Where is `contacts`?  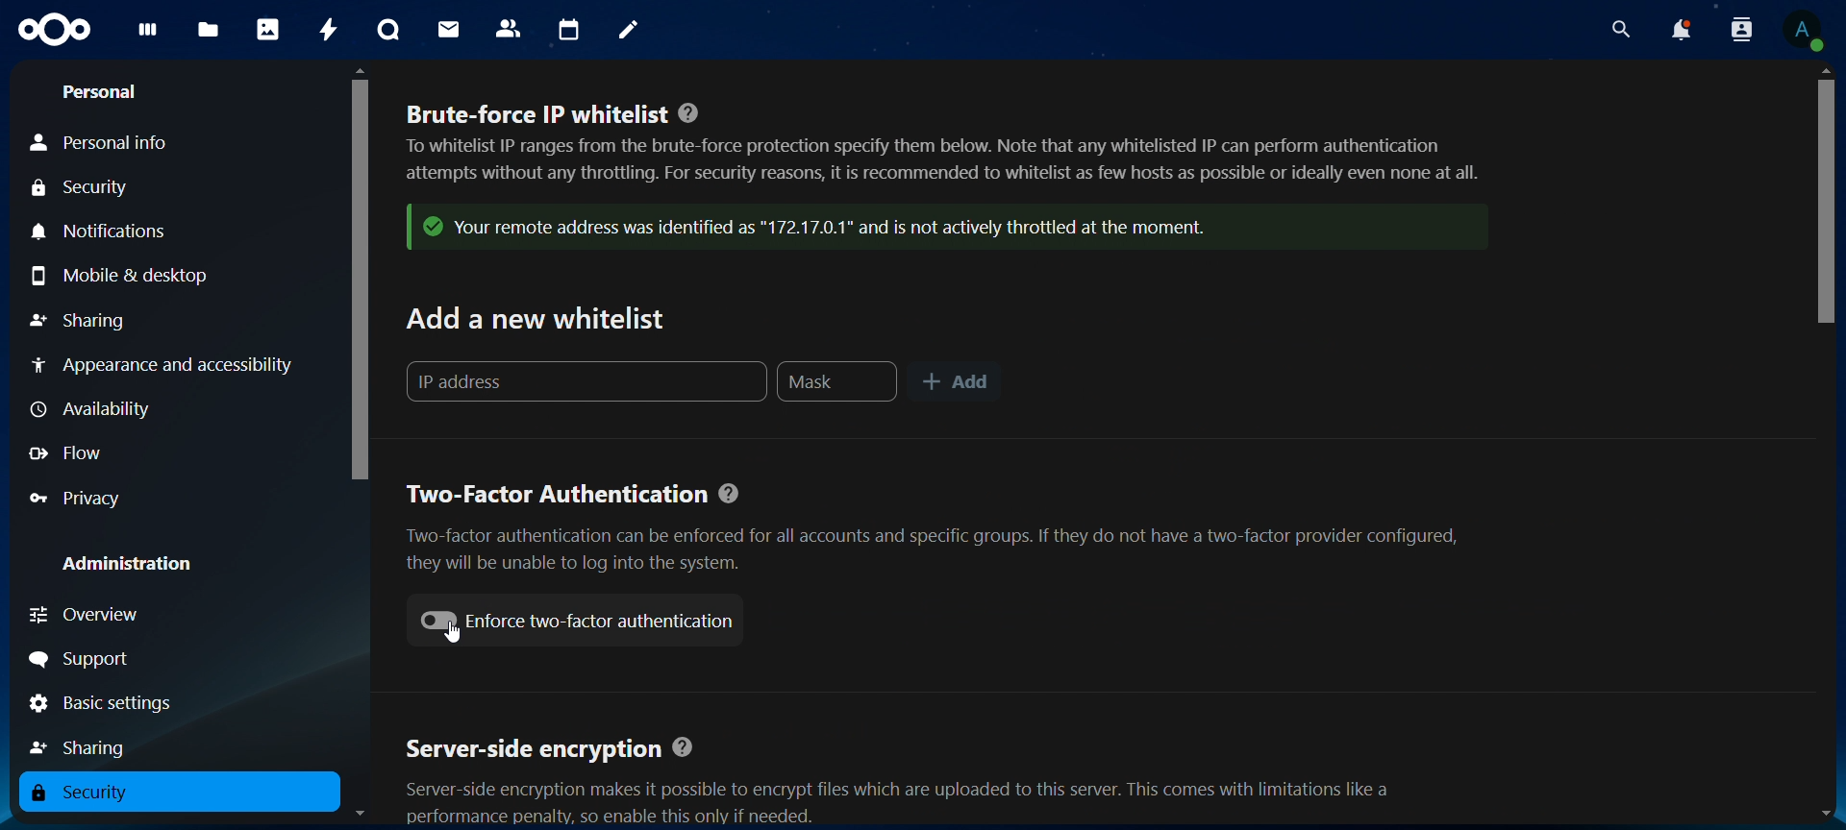 contacts is located at coordinates (510, 26).